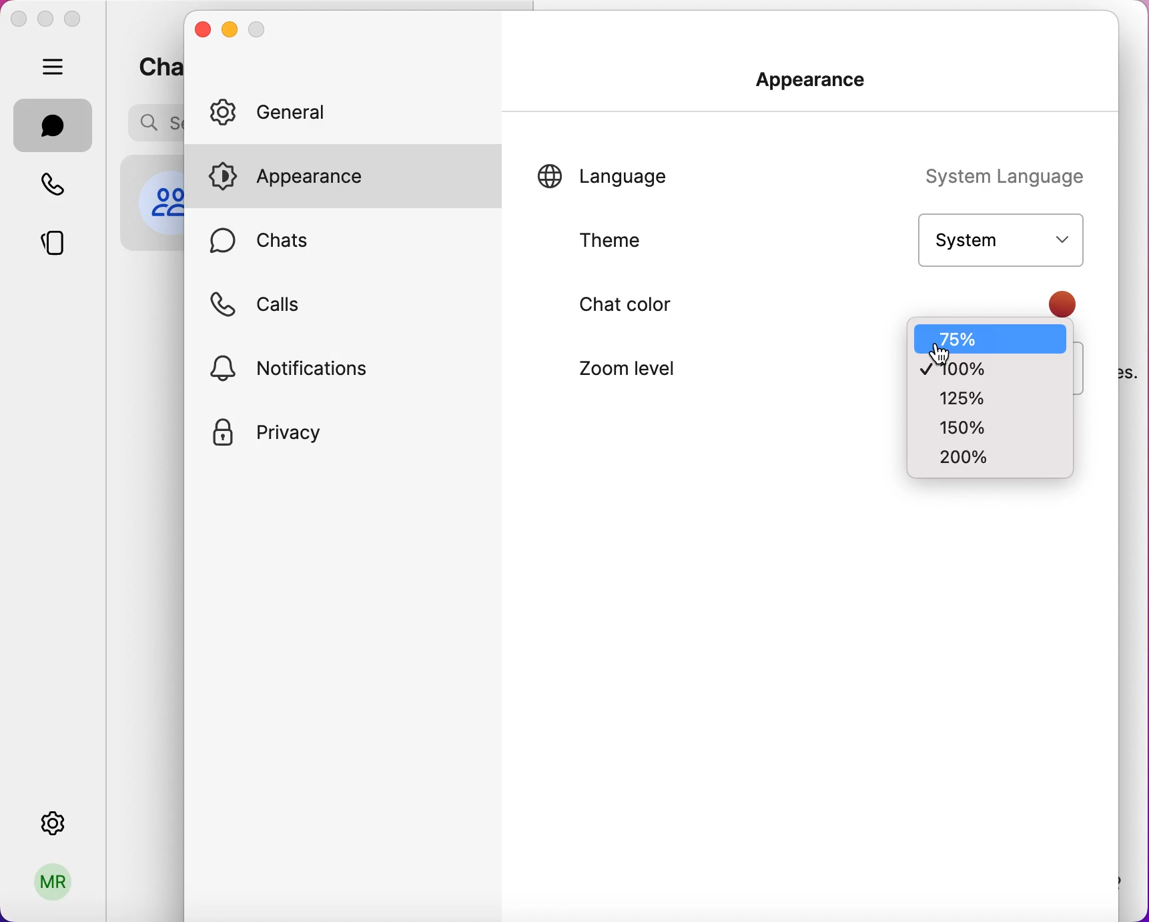 This screenshot has height=922, width=1149. I want to click on theme, so click(637, 242).